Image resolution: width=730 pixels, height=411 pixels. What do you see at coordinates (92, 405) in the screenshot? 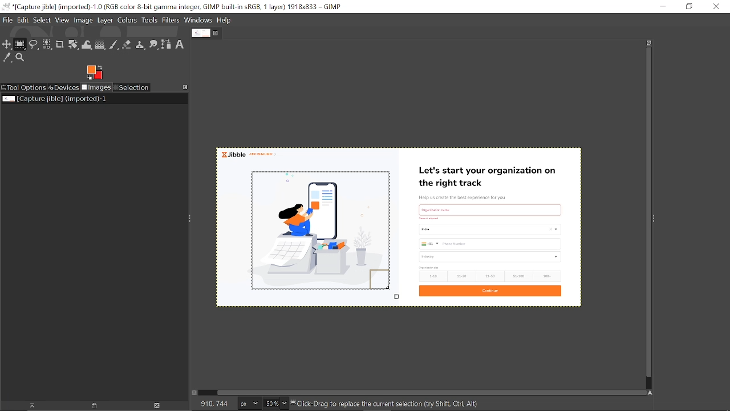
I see `Create new display for this image` at bounding box center [92, 405].